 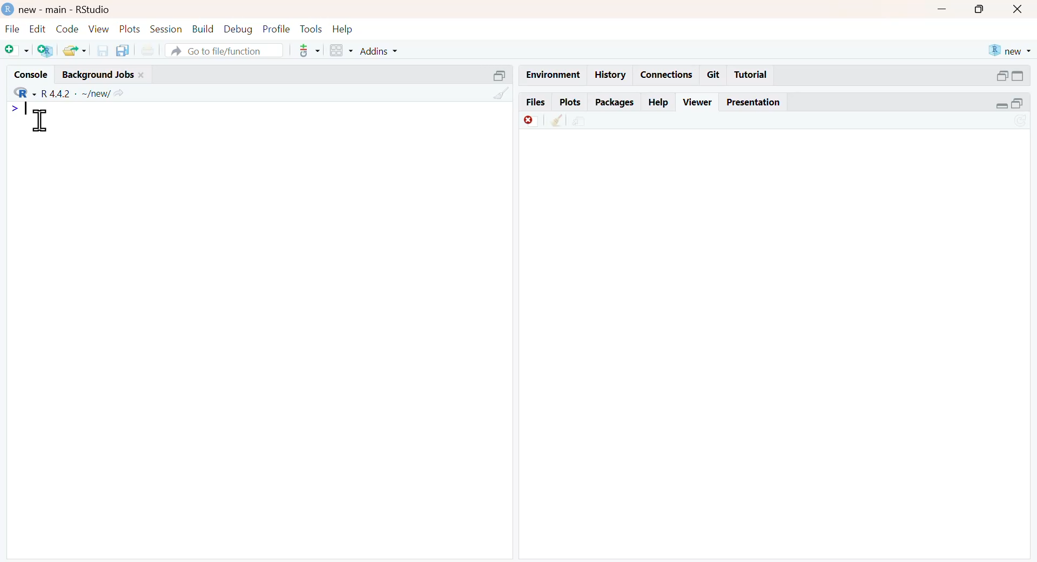 I want to click on maximize, so click(x=980, y=9).